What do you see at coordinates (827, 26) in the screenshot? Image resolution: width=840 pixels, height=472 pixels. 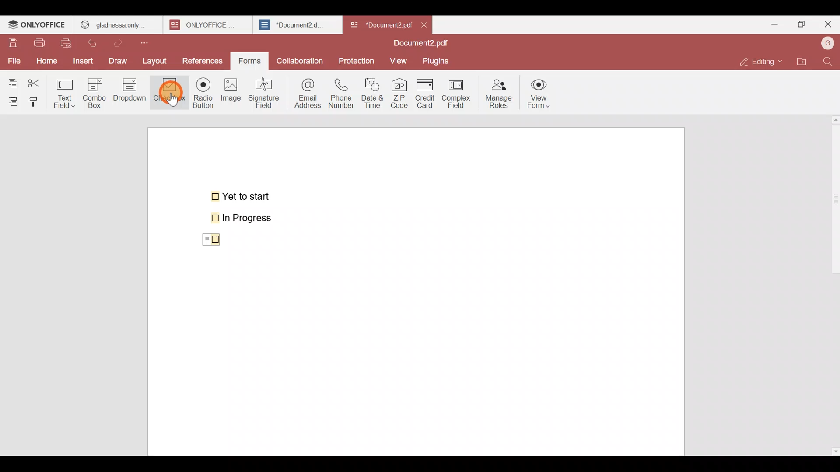 I see `Close` at bounding box center [827, 26].